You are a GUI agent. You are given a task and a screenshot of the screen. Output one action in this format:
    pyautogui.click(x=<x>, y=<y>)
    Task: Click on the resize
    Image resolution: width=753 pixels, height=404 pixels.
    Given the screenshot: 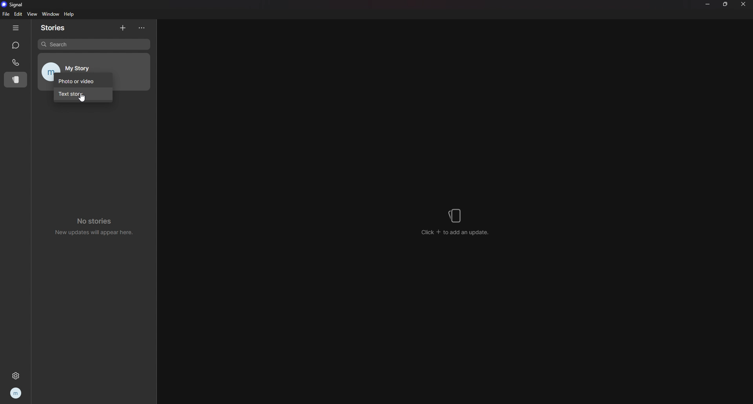 What is the action you would take?
    pyautogui.click(x=726, y=4)
    